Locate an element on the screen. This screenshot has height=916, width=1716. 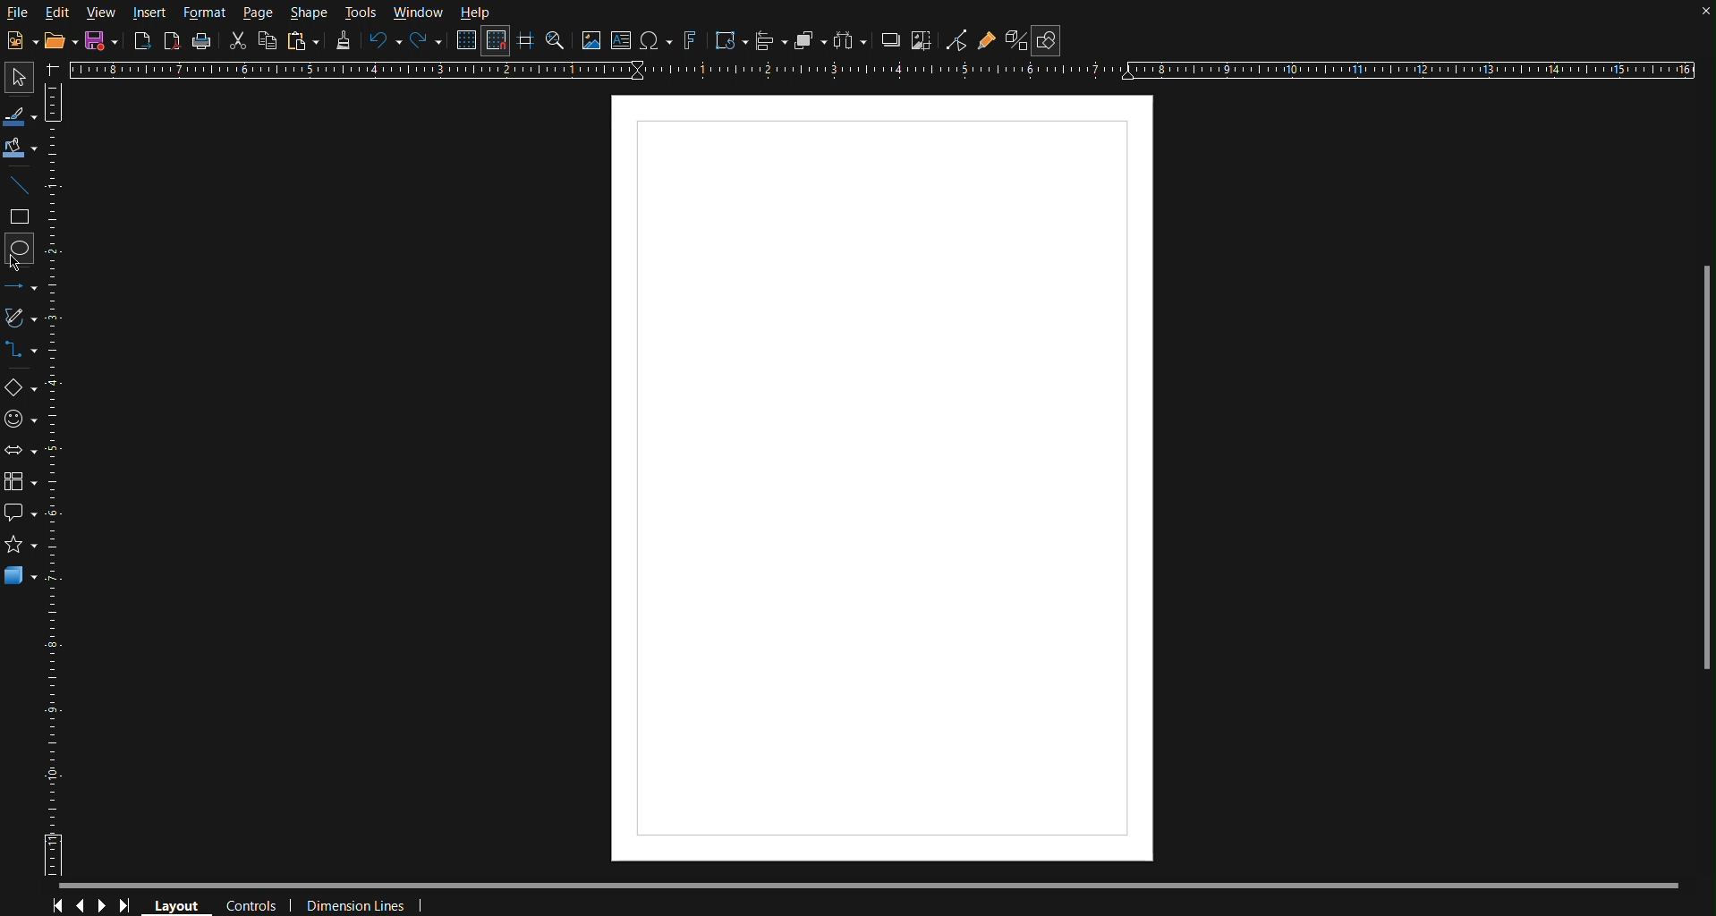
Window is located at coordinates (418, 12).